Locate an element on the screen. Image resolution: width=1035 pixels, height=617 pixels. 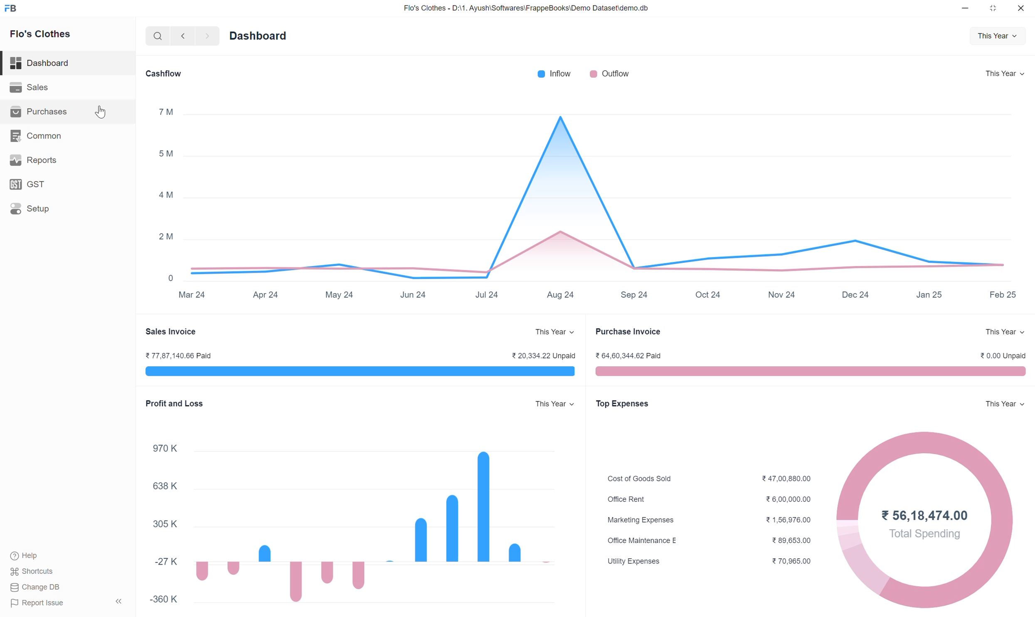
-360 K is located at coordinates (164, 599).